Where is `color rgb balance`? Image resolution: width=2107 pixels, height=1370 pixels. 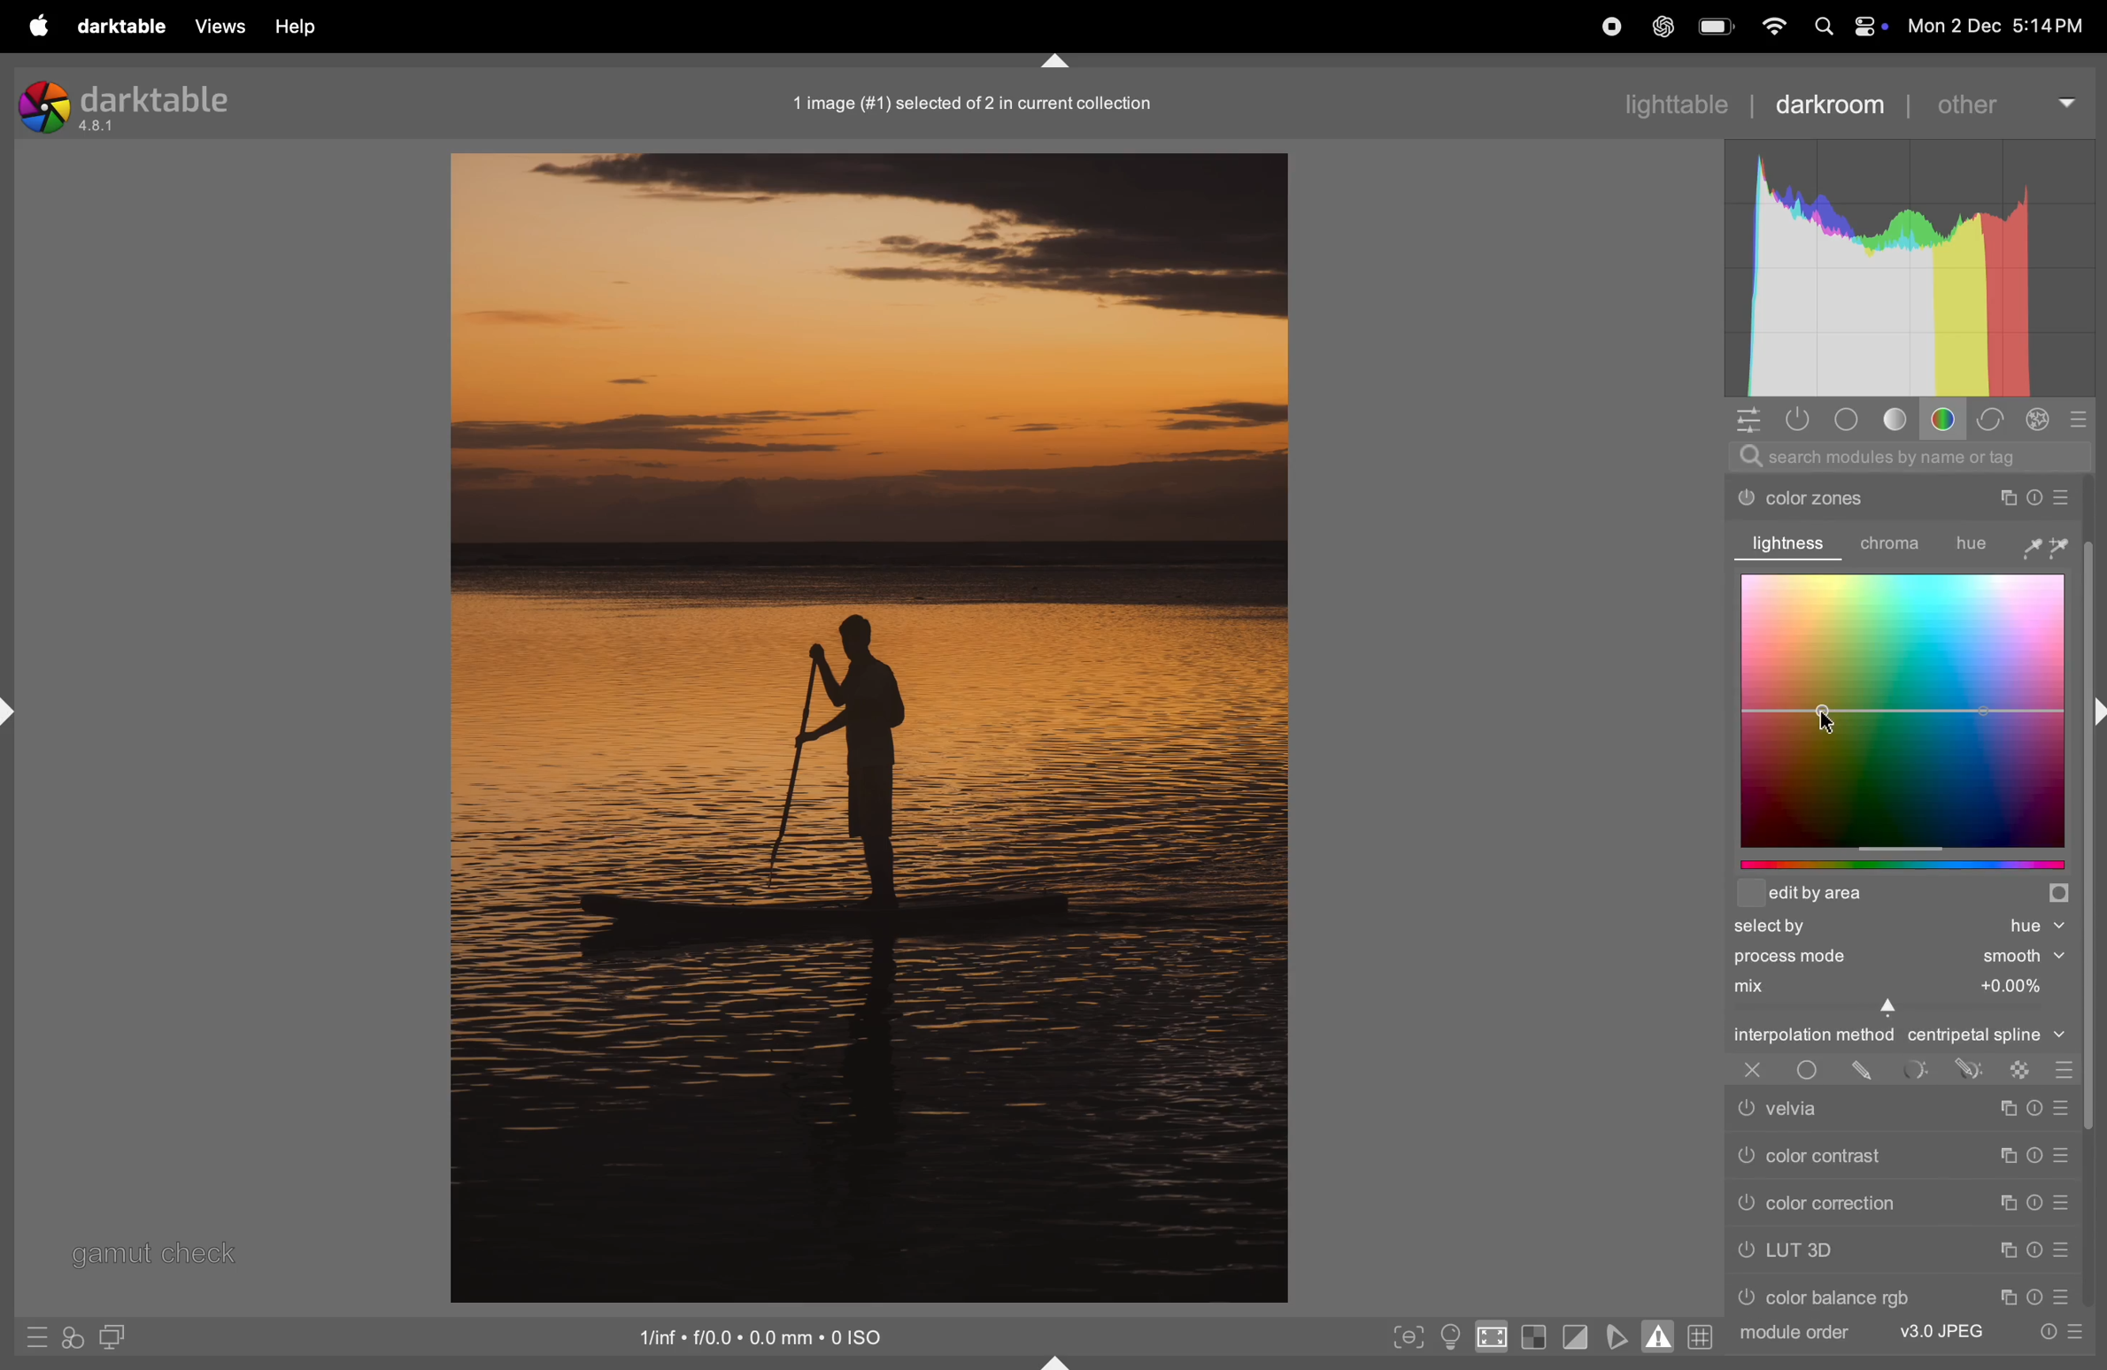
color rgb balance is located at coordinates (1855, 1295).